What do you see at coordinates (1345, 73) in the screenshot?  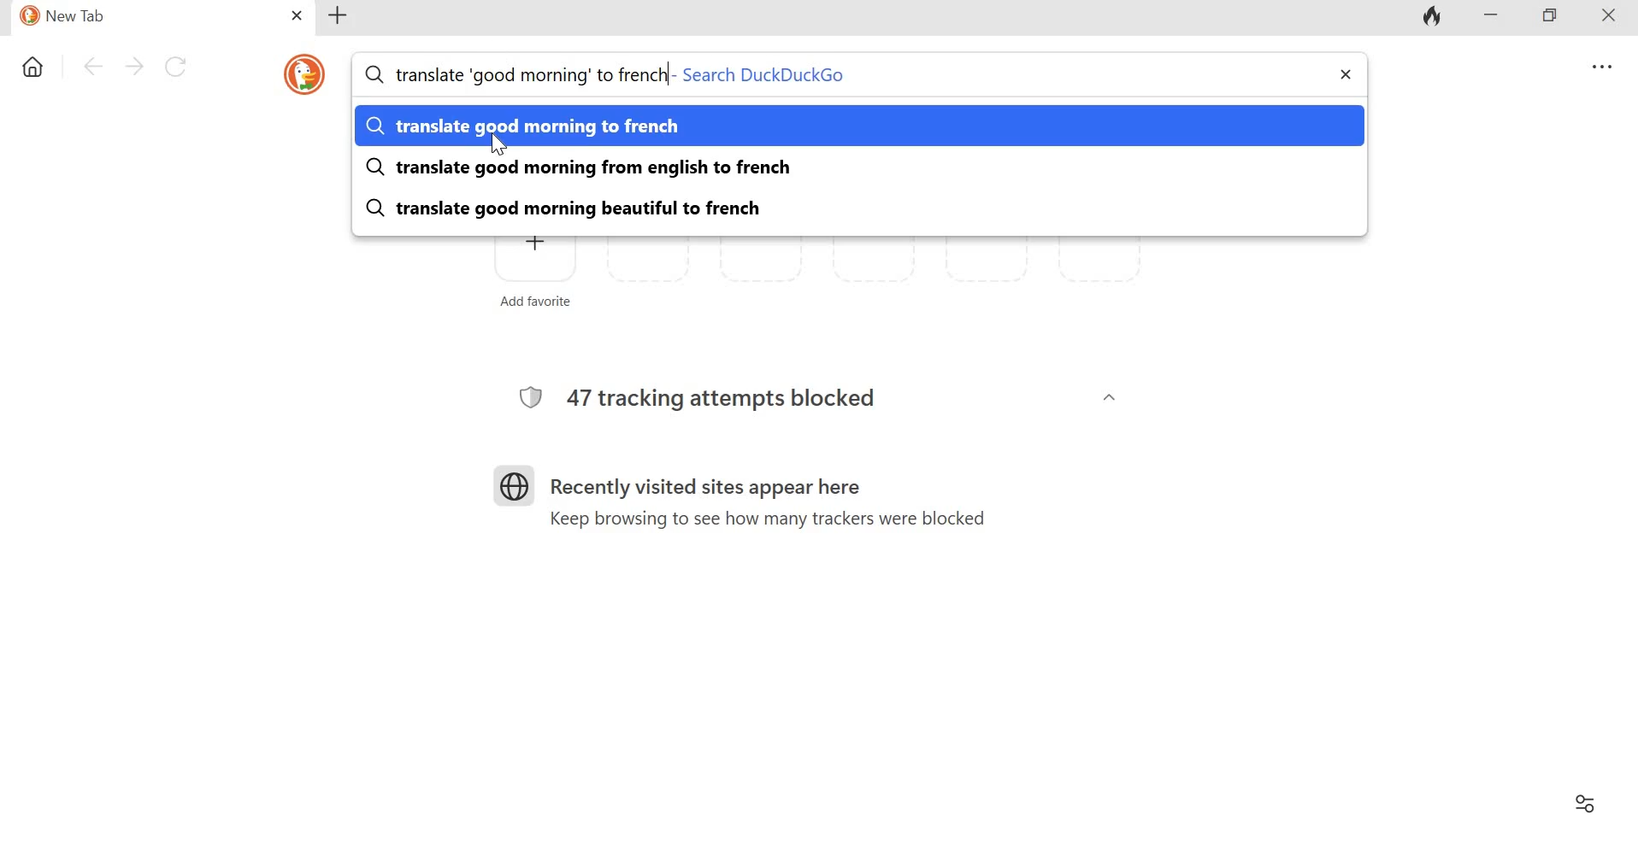 I see `close` at bounding box center [1345, 73].